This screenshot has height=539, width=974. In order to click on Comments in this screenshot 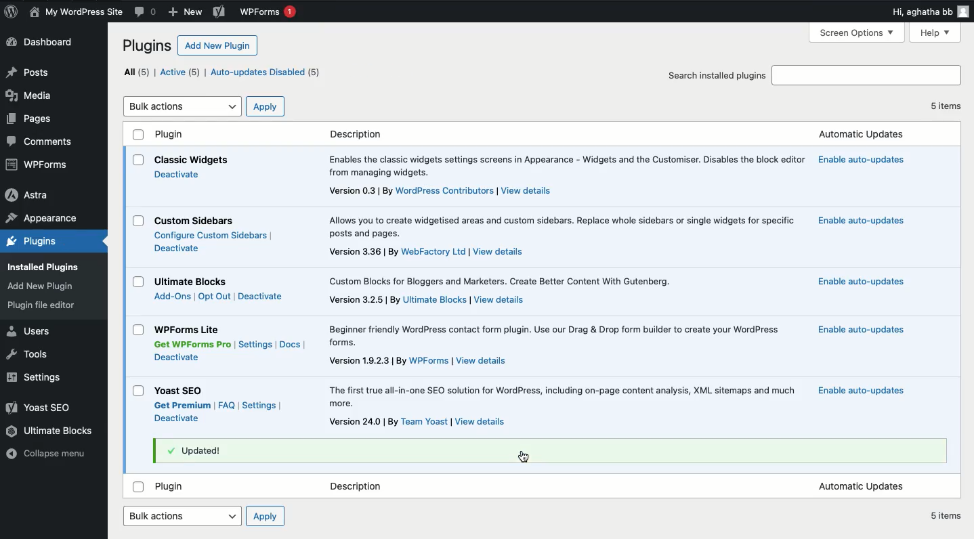, I will do `click(46, 143)`.